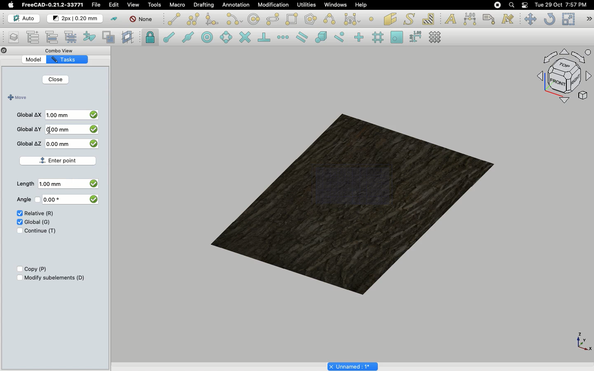 The width and height of the screenshot is (594, 371). Describe the element at coordinates (450, 19) in the screenshot. I see `Text` at that location.